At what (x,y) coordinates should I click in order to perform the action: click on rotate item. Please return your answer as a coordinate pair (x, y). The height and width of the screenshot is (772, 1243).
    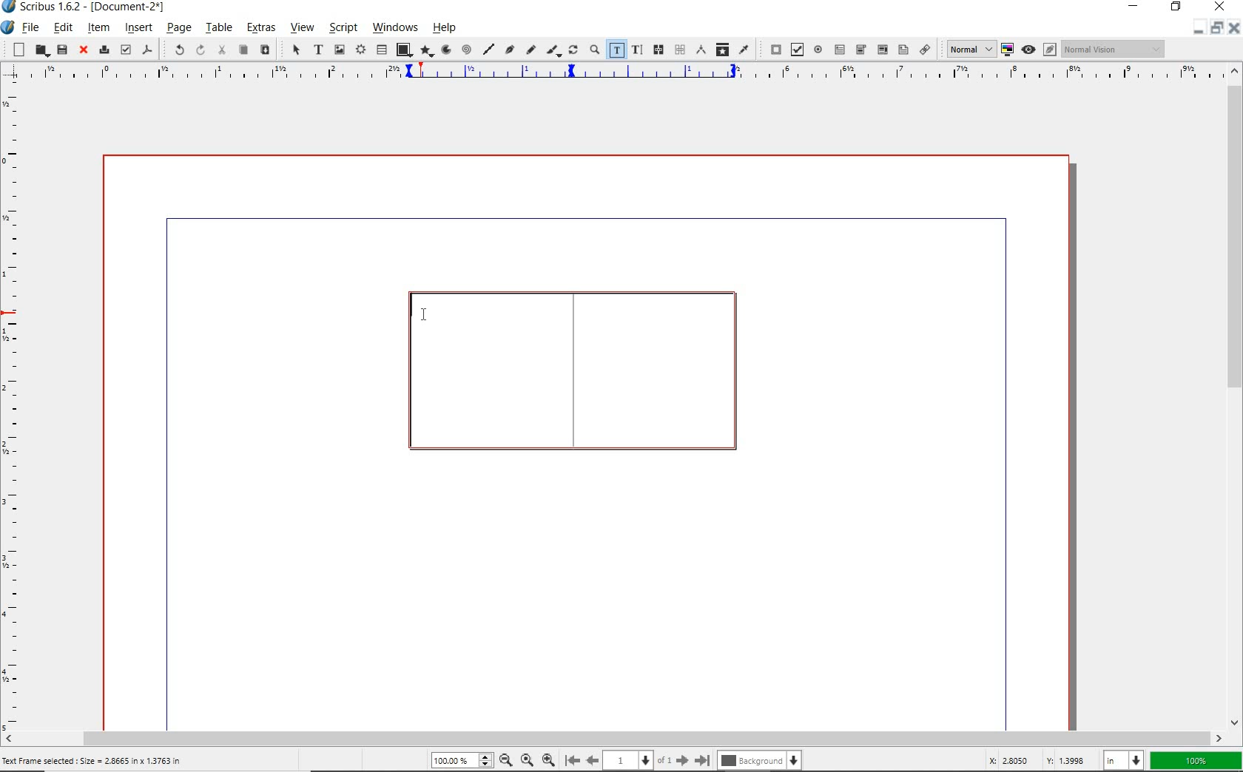
    Looking at the image, I should click on (572, 51).